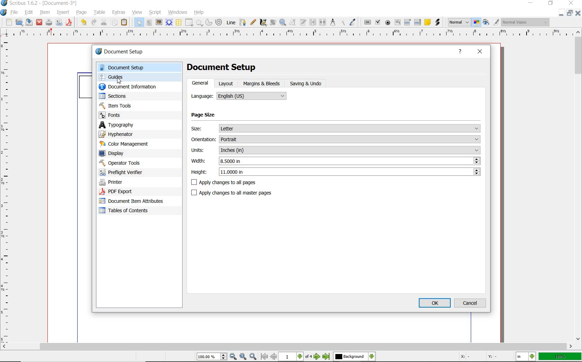  What do you see at coordinates (302, 22) in the screenshot?
I see `edit text with story editor` at bounding box center [302, 22].